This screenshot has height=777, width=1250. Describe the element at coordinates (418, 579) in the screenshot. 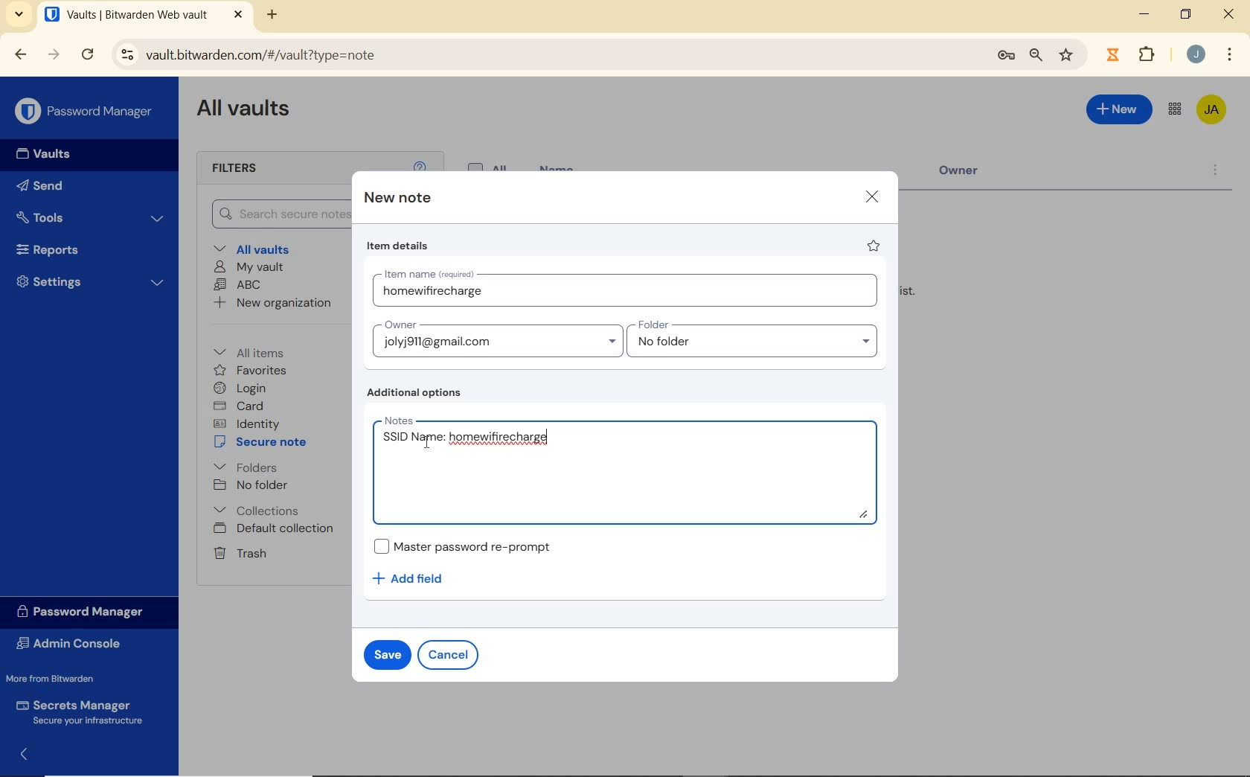

I see `add field` at that location.